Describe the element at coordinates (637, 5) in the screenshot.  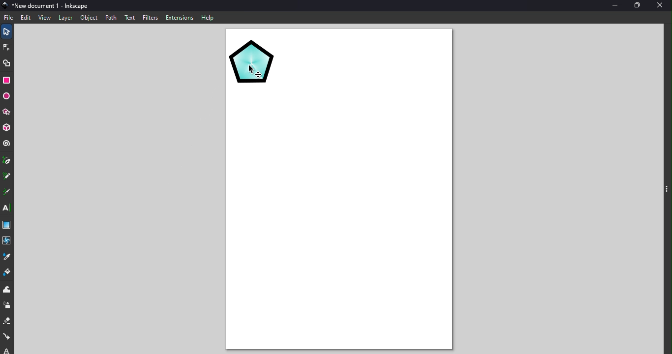
I see `Maximize` at that location.